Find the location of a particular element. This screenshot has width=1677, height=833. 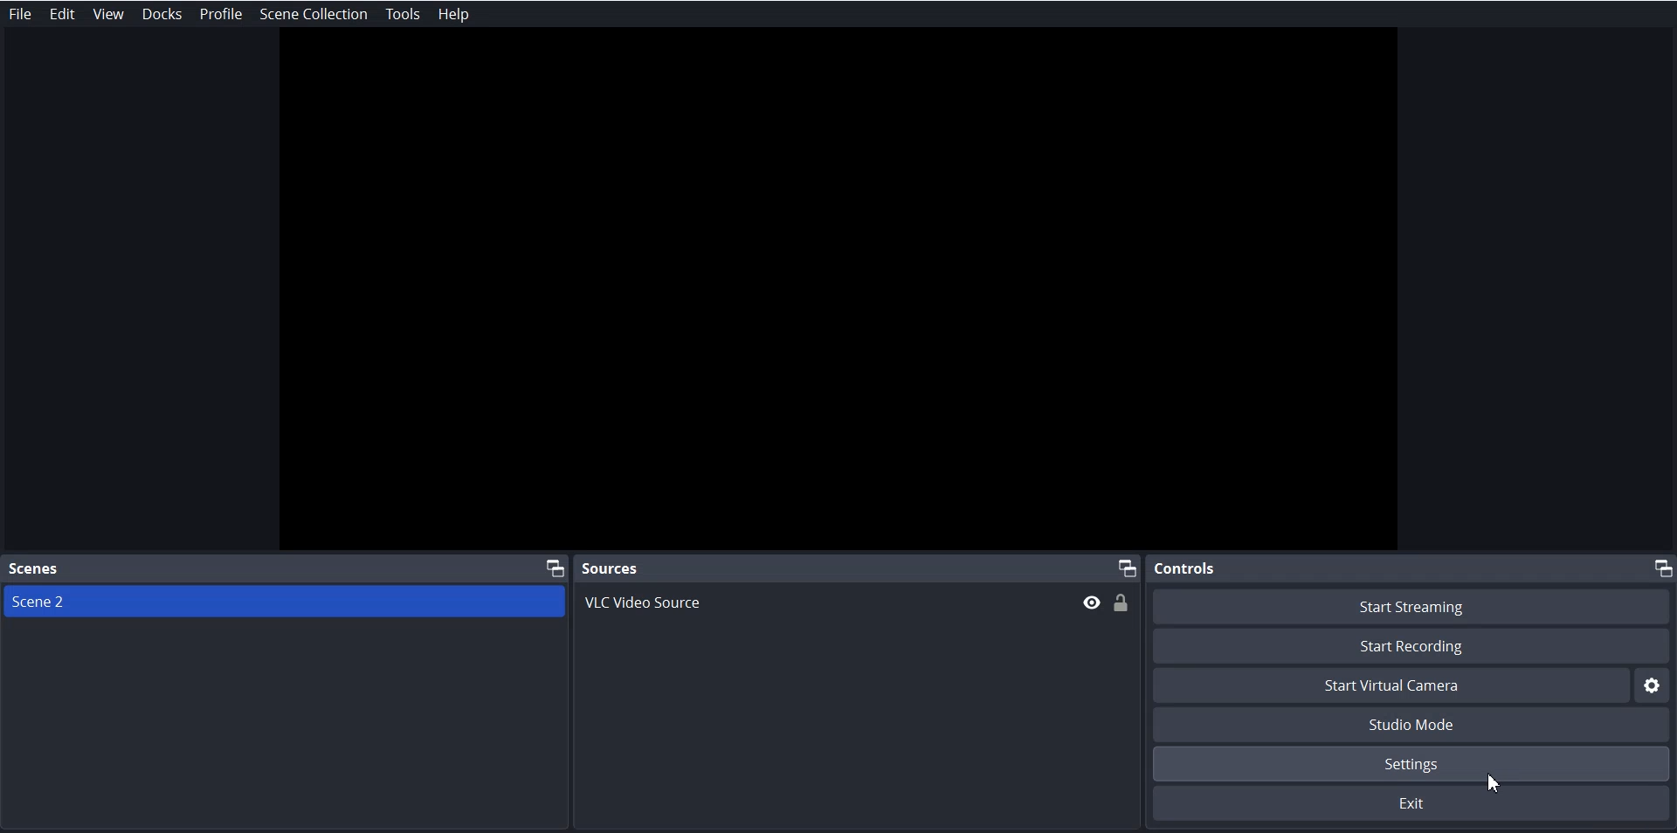

Decks is located at coordinates (162, 14).